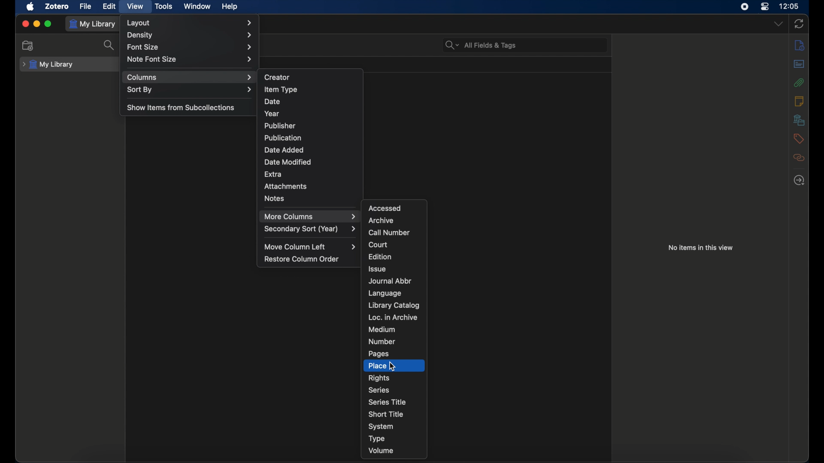 The image size is (824, 463). Describe the element at coordinates (110, 7) in the screenshot. I see `edit` at that location.